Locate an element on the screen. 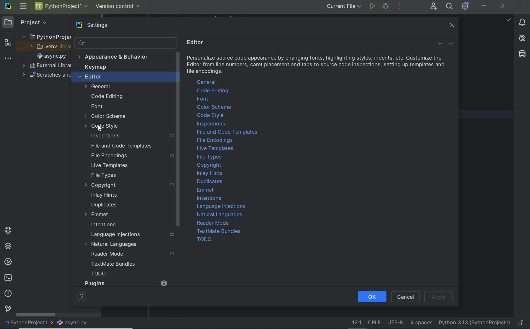 The image size is (530, 329). intentions is located at coordinates (210, 198).